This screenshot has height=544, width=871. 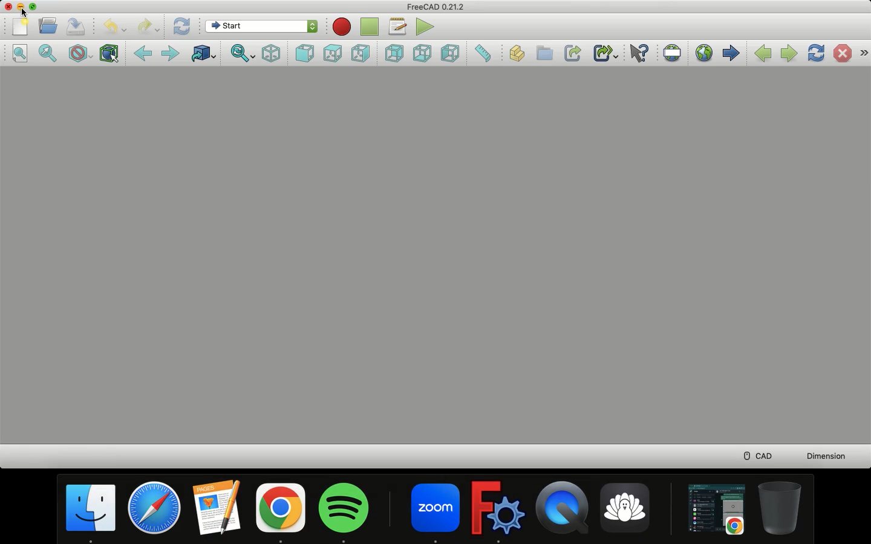 What do you see at coordinates (817, 53) in the screenshot?
I see `Refresh web page` at bounding box center [817, 53].